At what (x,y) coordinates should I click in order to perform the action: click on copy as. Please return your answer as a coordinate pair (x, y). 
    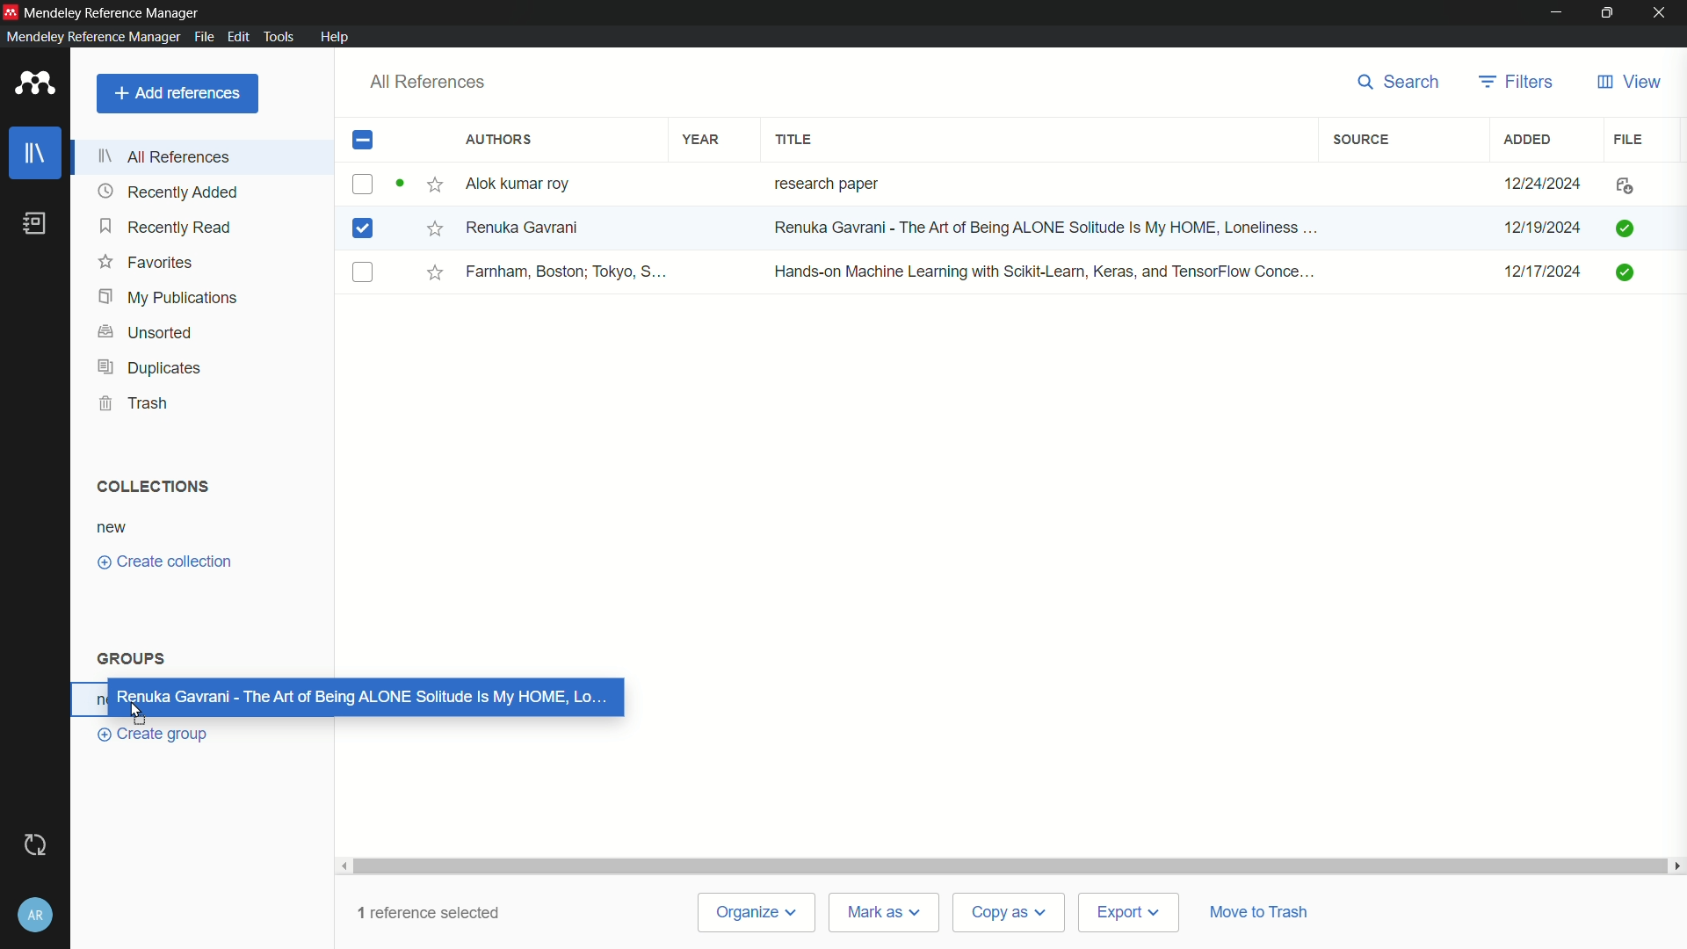
    Looking at the image, I should click on (1007, 914).